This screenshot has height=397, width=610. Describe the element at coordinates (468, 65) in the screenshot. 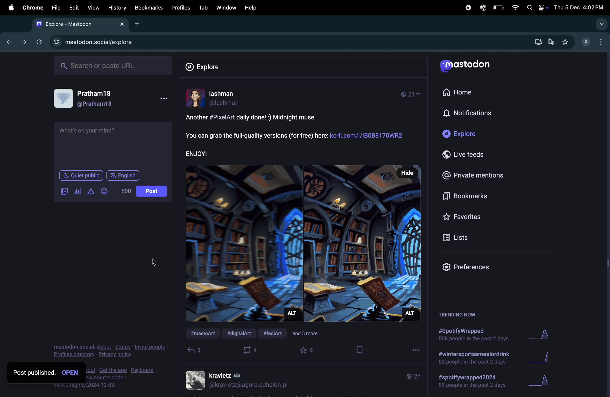

I see `Mastodon` at that location.